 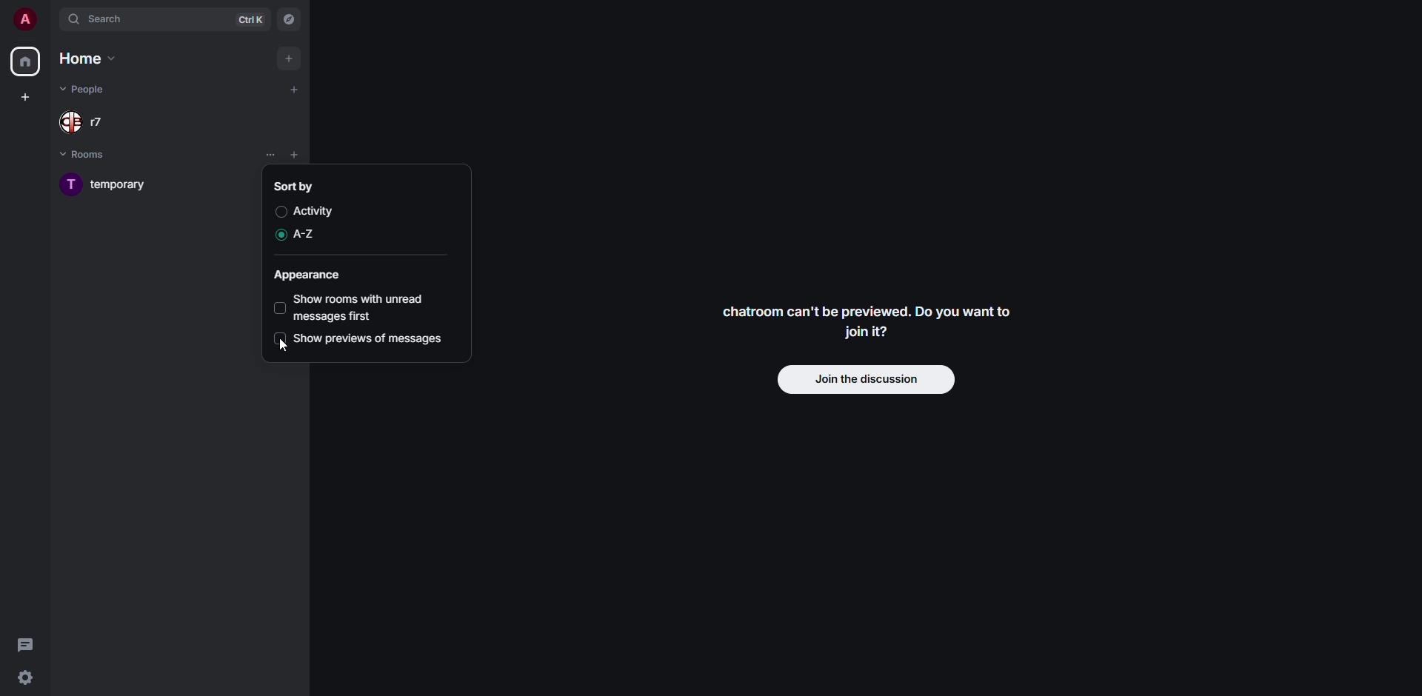 What do you see at coordinates (307, 234) in the screenshot?
I see `a-z` at bounding box center [307, 234].